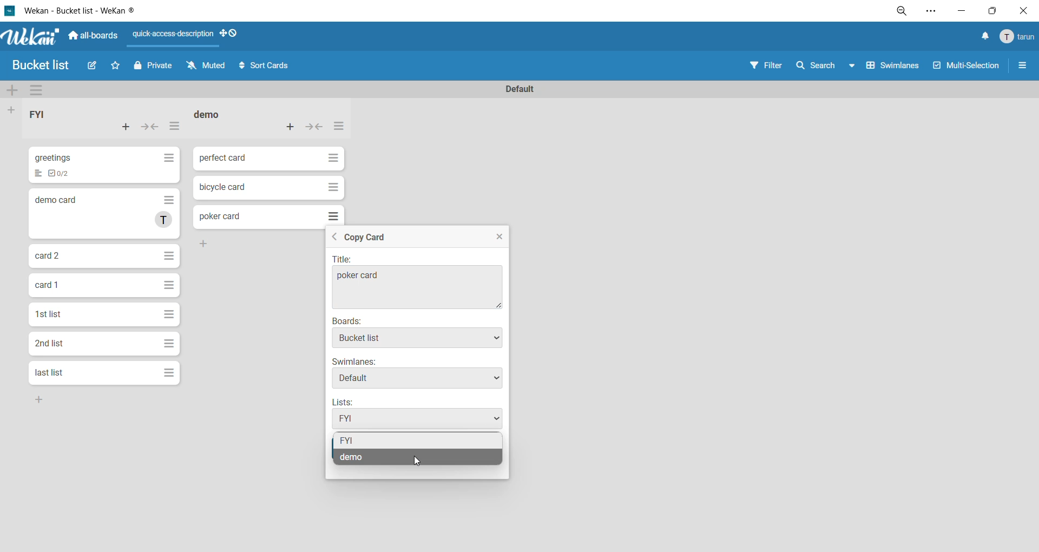 Image resolution: width=1039 pixels, height=552 pixels. What do you see at coordinates (41, 91) in the screenshot?
I see `swimlane actions` at bounding box center [41, 91].